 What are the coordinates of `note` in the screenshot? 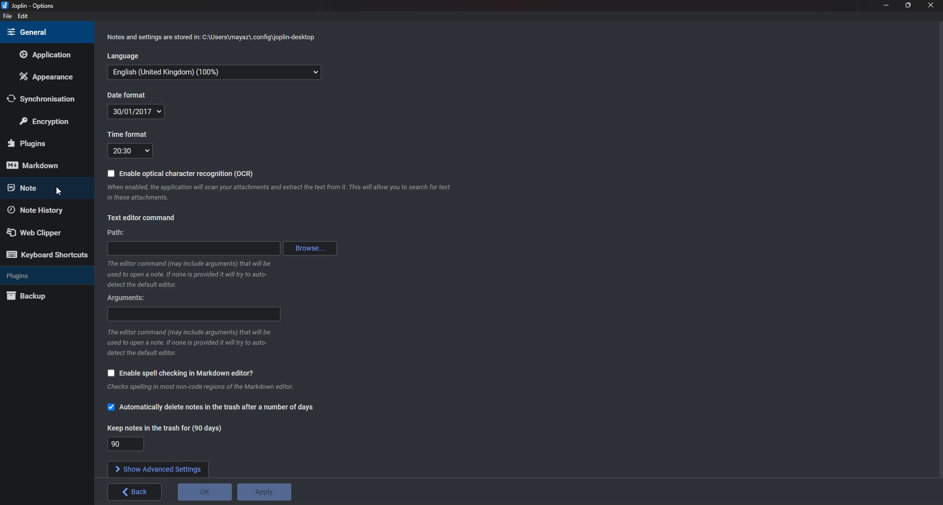 It's located at (42, 188).